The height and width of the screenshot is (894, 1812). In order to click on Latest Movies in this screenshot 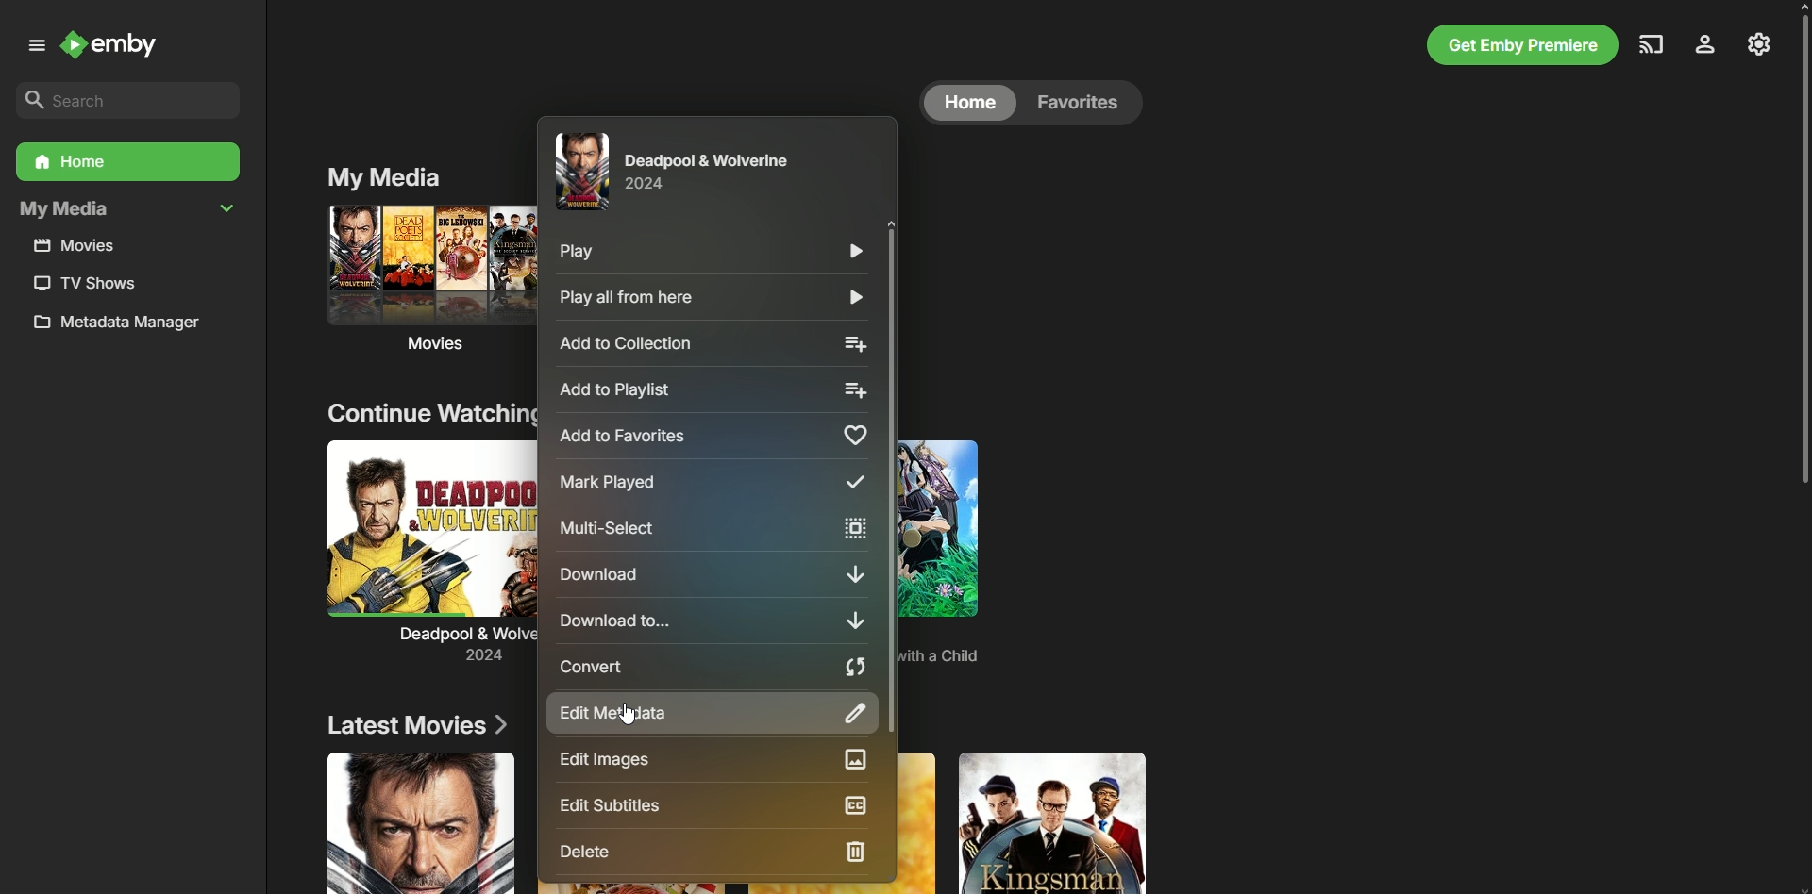, I will do `click(419, 726)`.